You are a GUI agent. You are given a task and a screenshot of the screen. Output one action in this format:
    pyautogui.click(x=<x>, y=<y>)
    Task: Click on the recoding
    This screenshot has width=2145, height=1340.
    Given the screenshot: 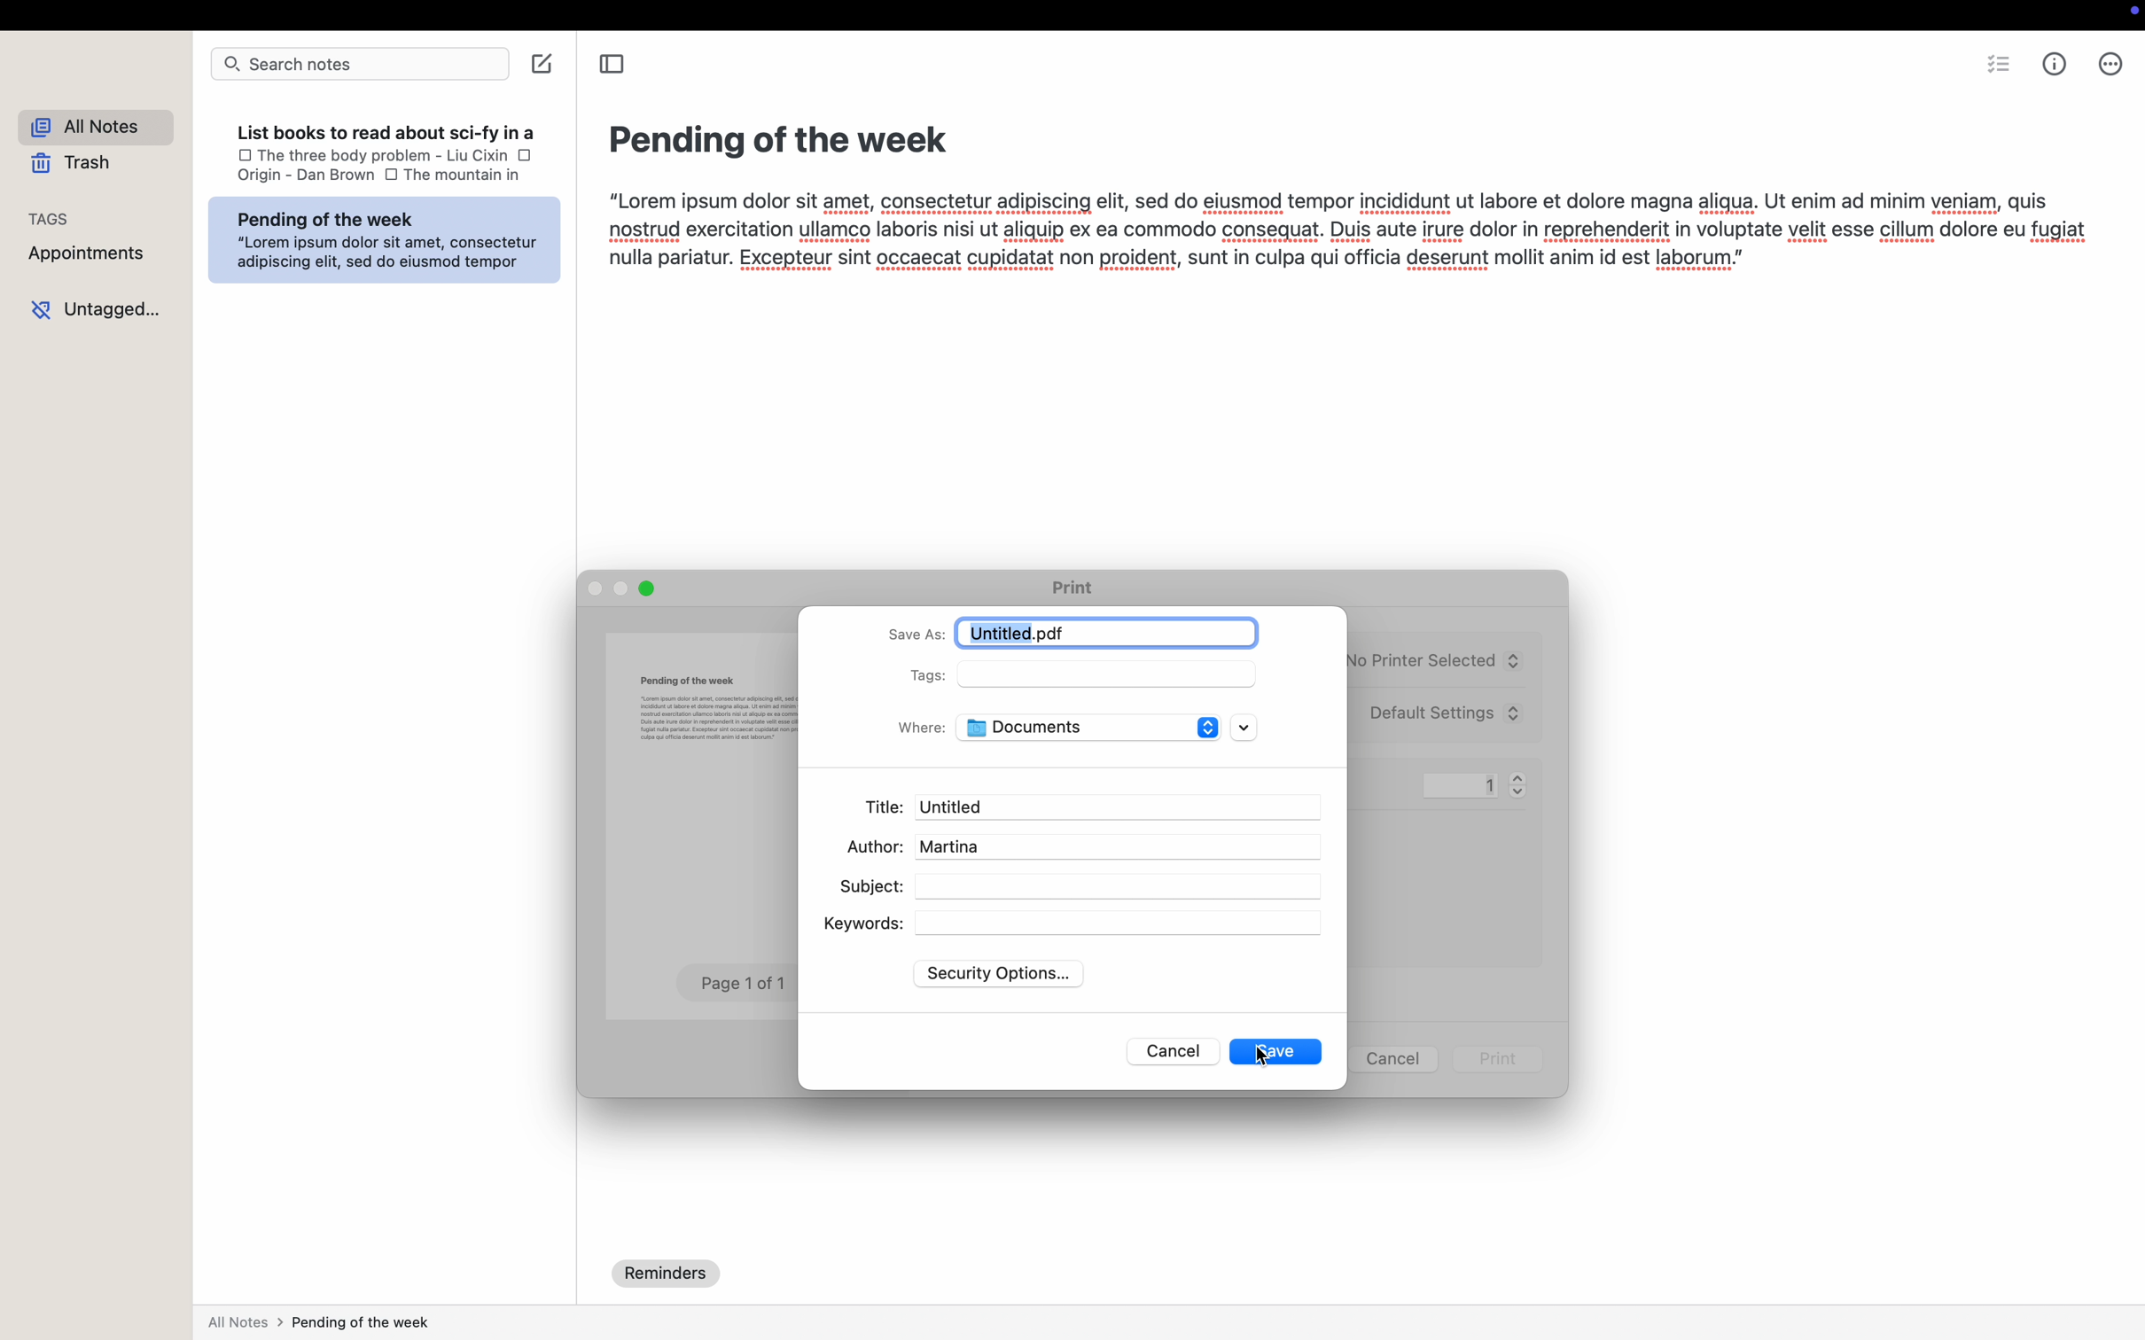 What is the action you would take?
    pyautogui.click(x=2132, y=13)
    